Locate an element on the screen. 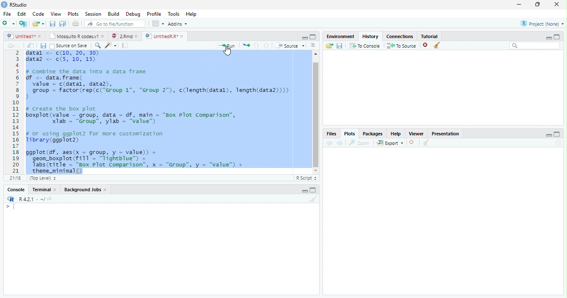 This screenshot has height=298, width=567. close is located at coordinates (105, 190).